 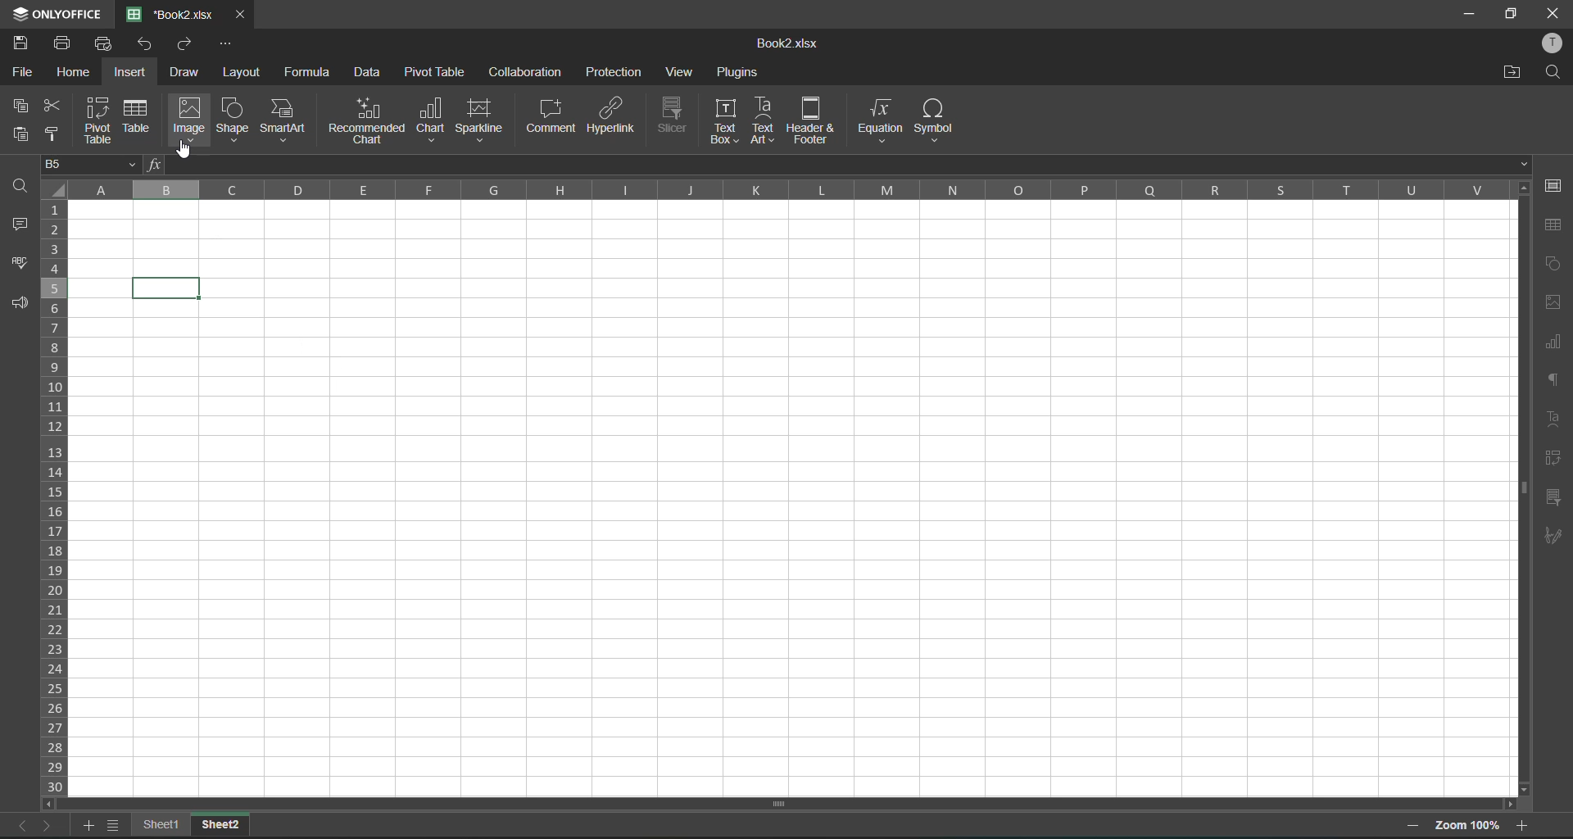 I want to click on feedback, so click(x=21, y=305).